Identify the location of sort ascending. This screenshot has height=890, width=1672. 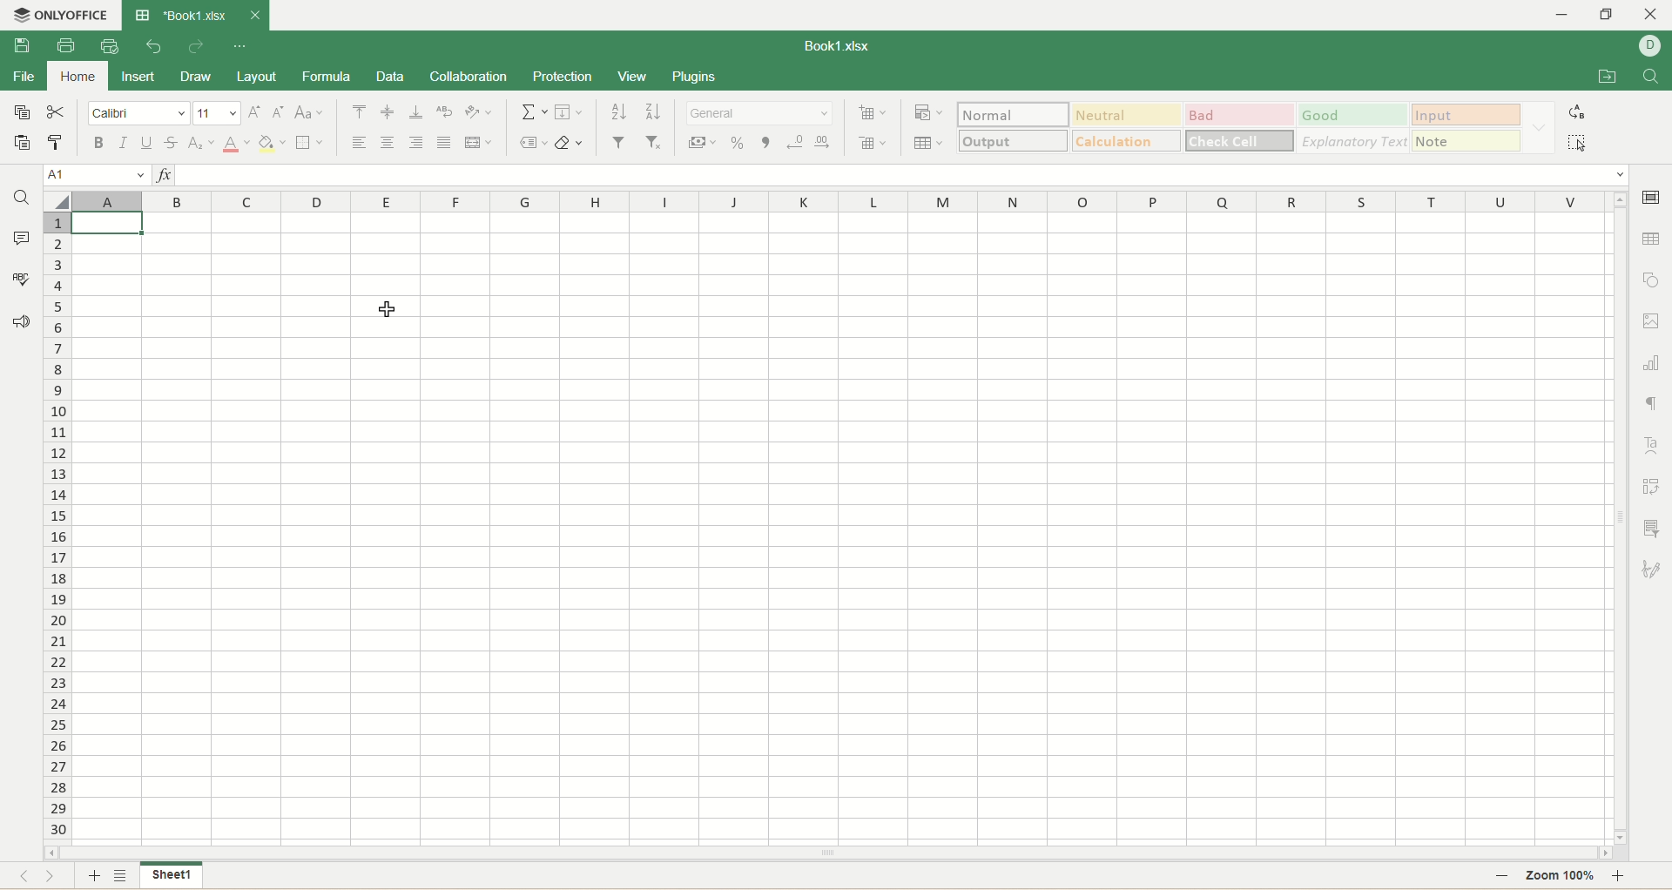
(620, 112).